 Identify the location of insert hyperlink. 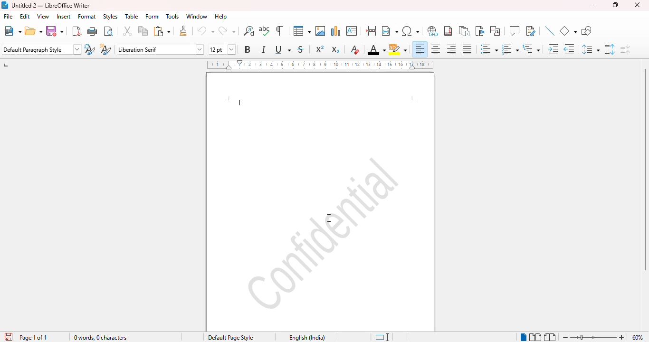
(433, 31).